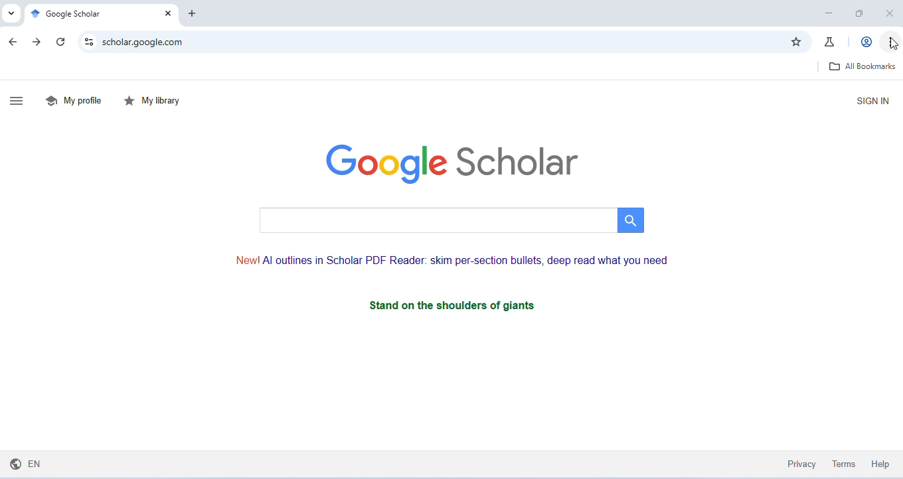 The height and width of the screenshot is (479, 903). What do you see at coordinates (887, 13) in the screenshot?
I see `close` at bounding box center [887, 13].